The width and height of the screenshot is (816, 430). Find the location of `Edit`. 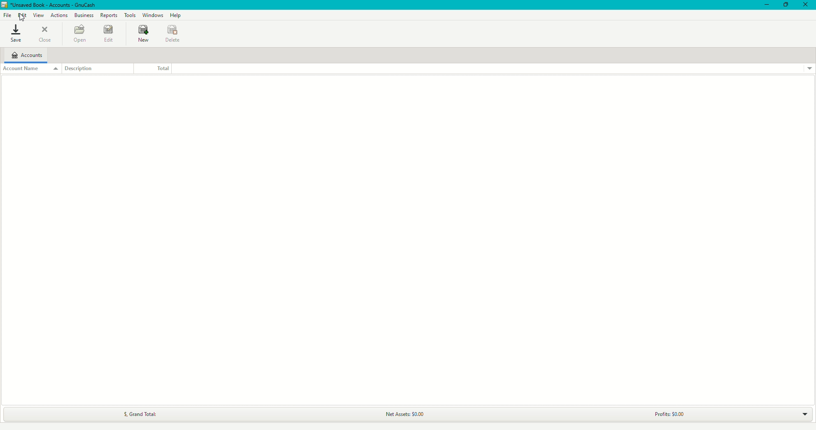

Edit is located at coordinates (108, 35).